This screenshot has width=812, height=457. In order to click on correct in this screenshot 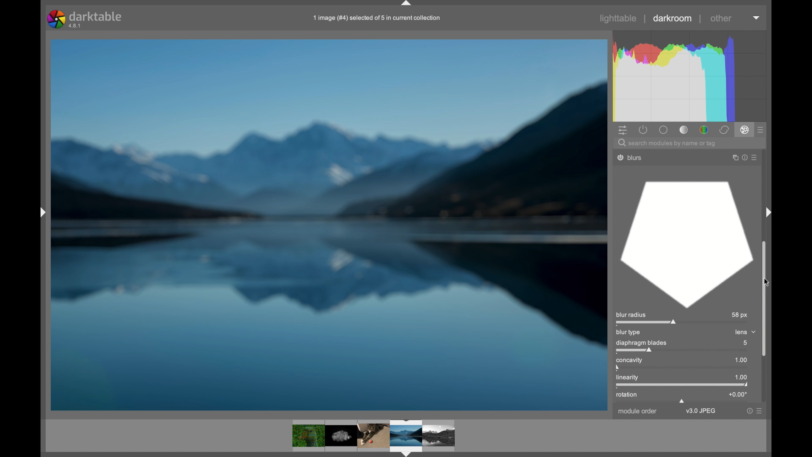, I will do `click(724, 130)`.